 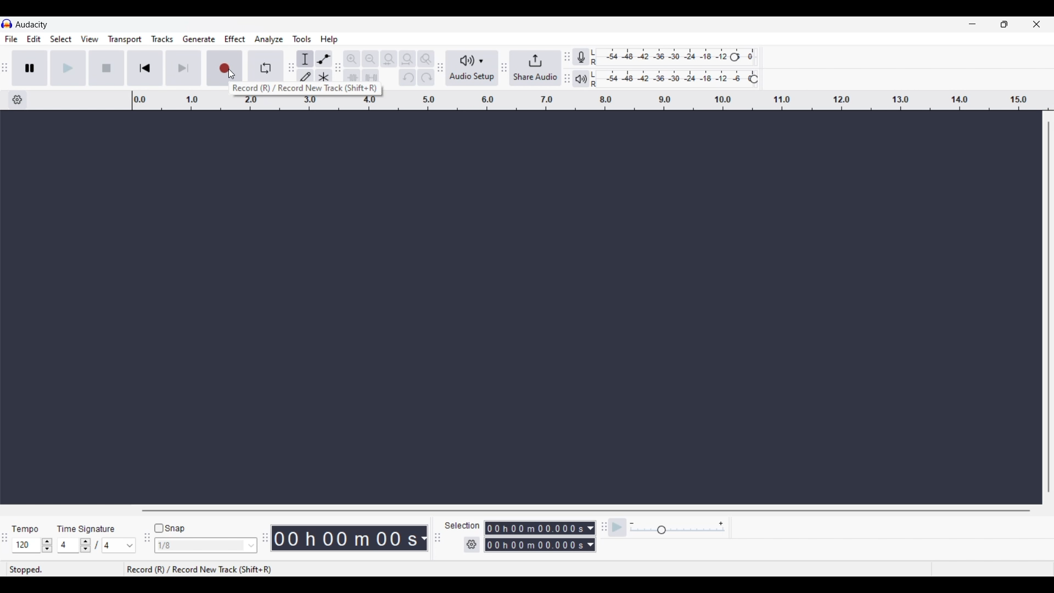 What do you see at coordinates (407, 77) in the screenshot?
I see `Undo` at bounding box center [407, 77].